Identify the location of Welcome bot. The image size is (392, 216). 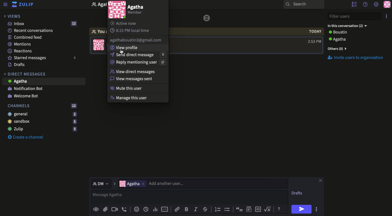
(25, 96).